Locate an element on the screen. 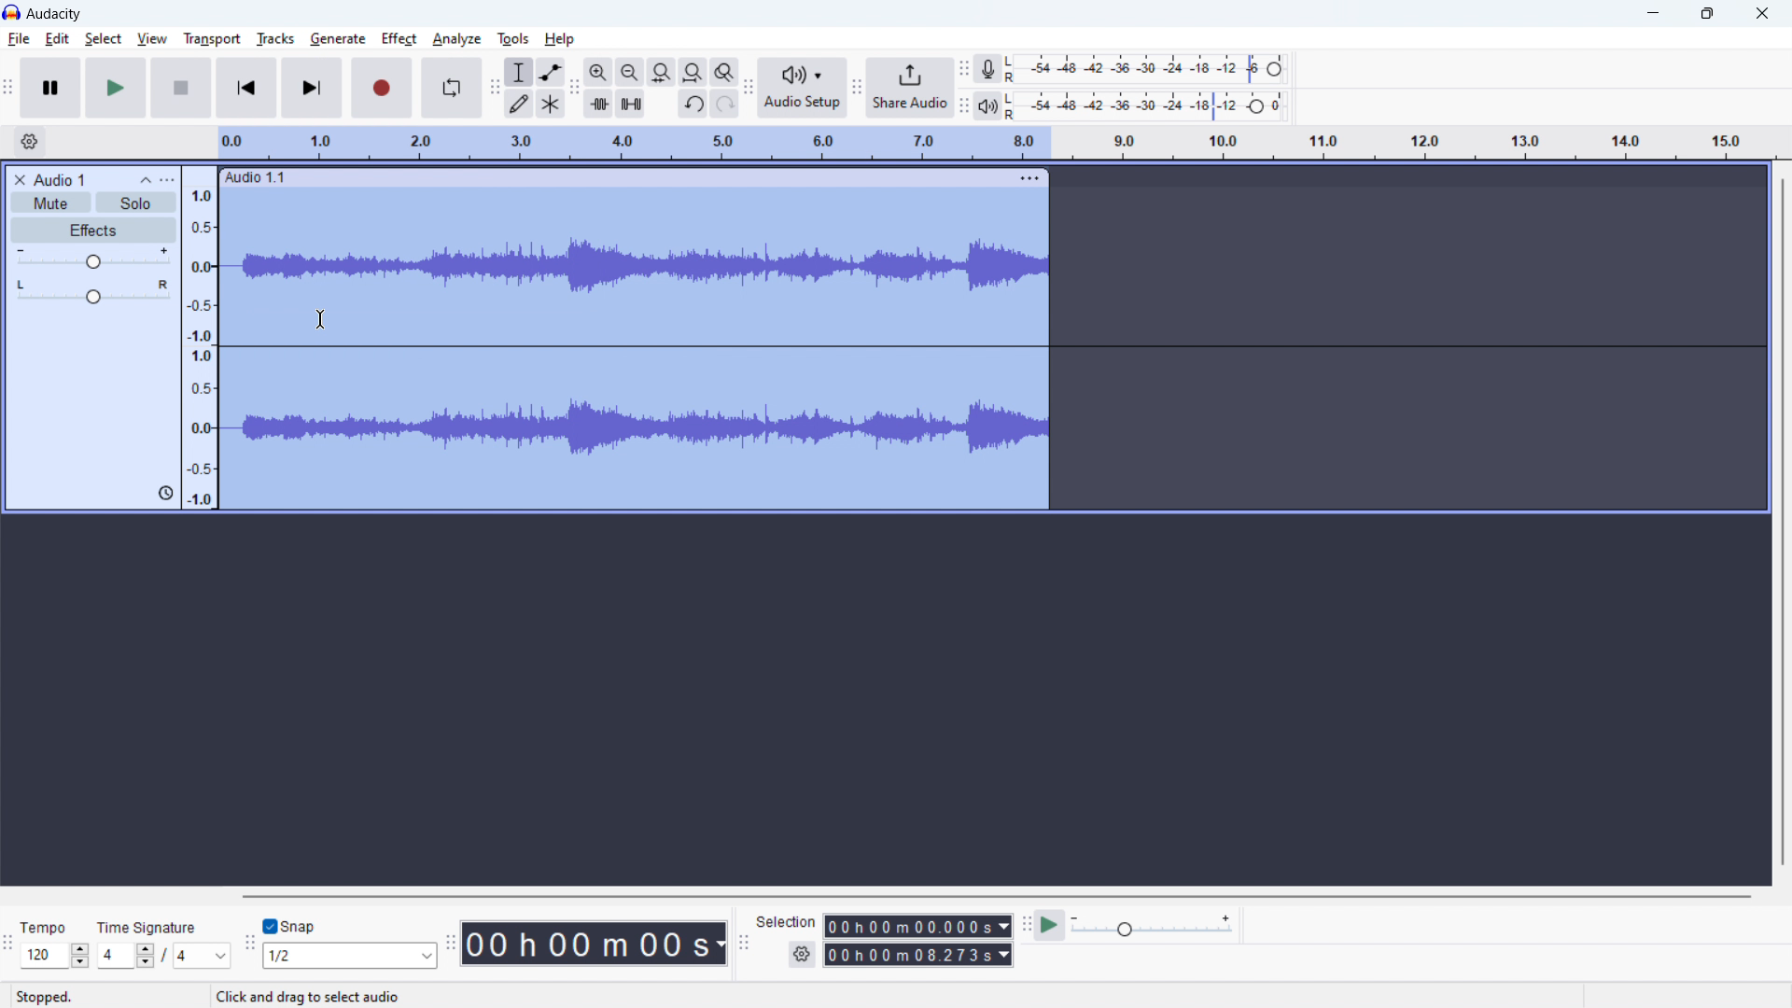 This screenshot has height=1008, width=1792. timestamp is located at coordinates (595, 944).